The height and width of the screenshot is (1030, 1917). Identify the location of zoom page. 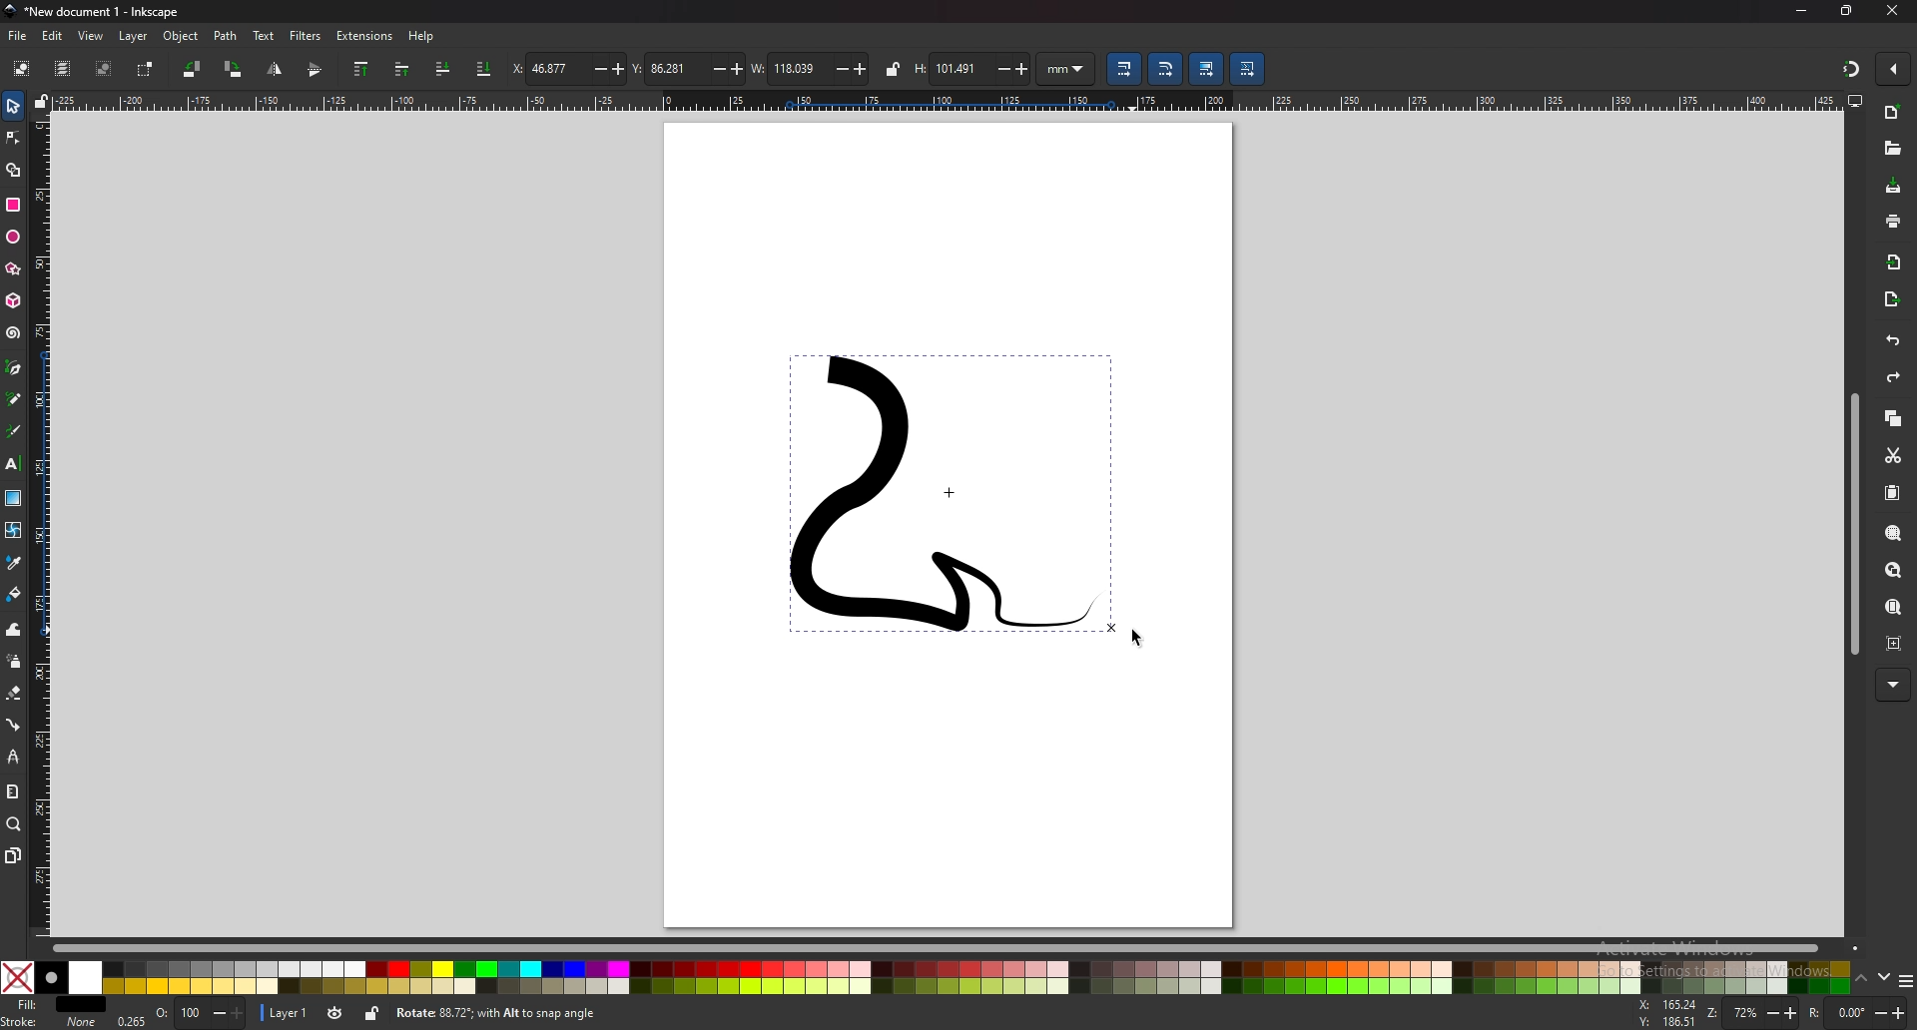
(1893, 608).